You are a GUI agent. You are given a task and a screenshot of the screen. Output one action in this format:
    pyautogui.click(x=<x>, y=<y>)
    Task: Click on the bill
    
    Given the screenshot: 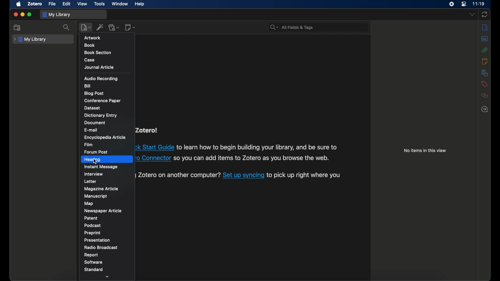 What is the action you would take?
    pyautogui.click(x=88, y=86)
    